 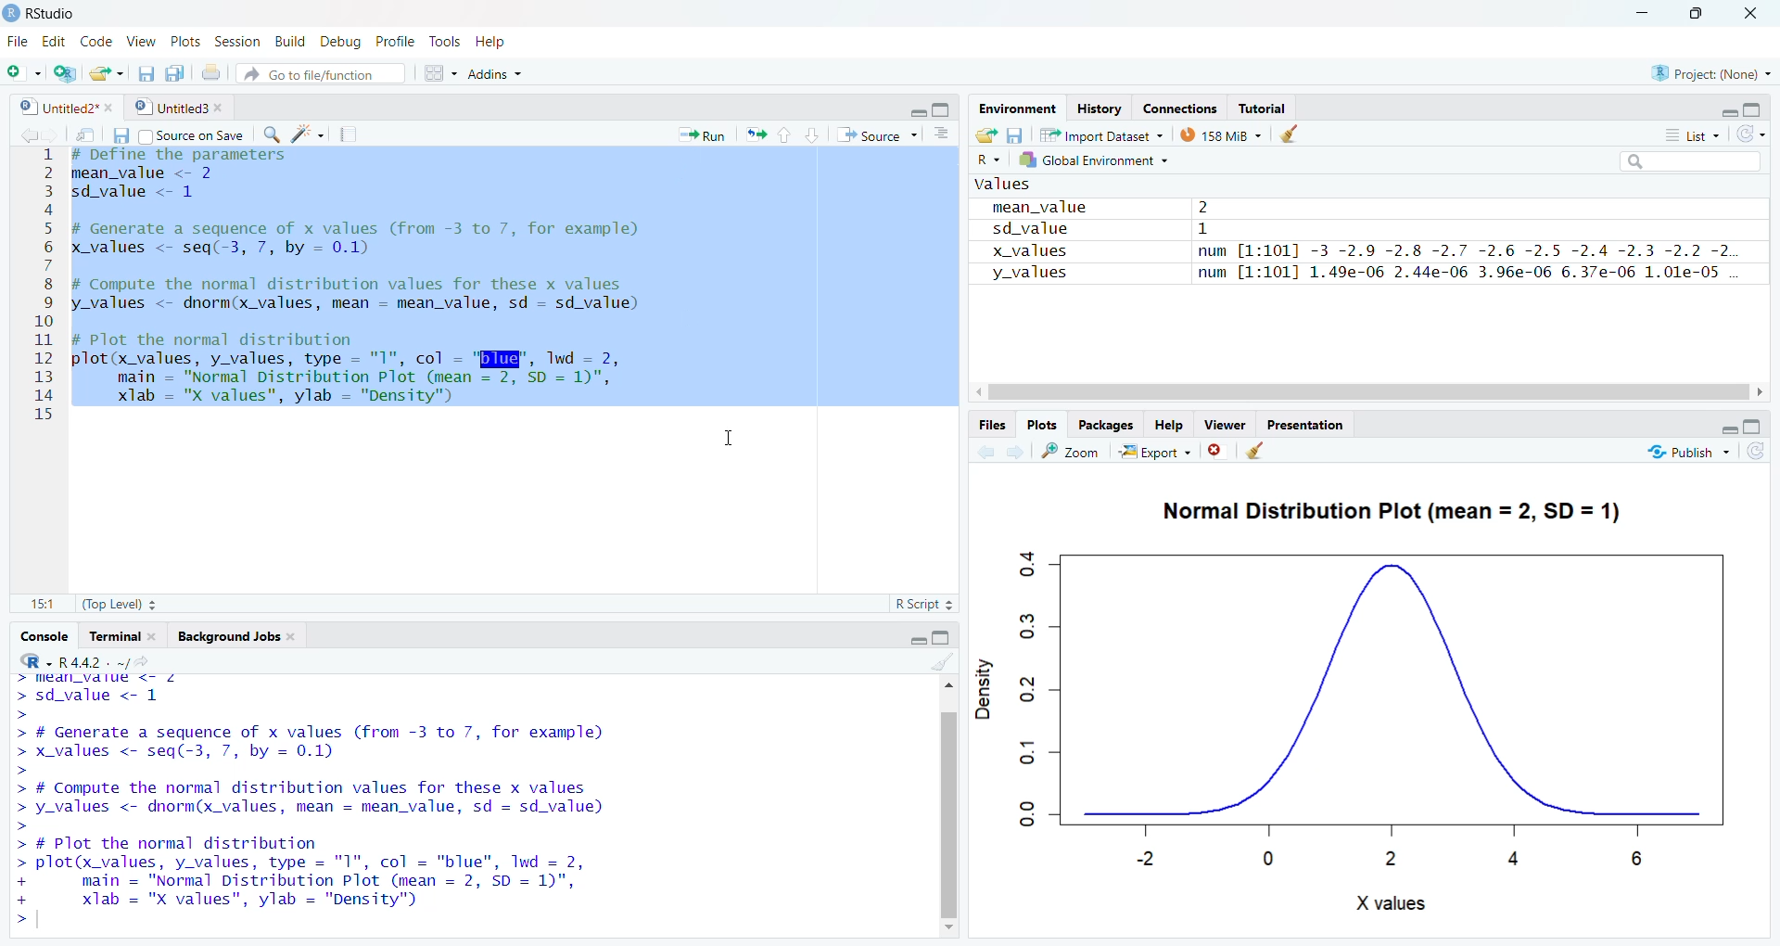 What do you see at coordinates (983, 134) in the screenshot?
I see `` at bounding box center [983, 134].